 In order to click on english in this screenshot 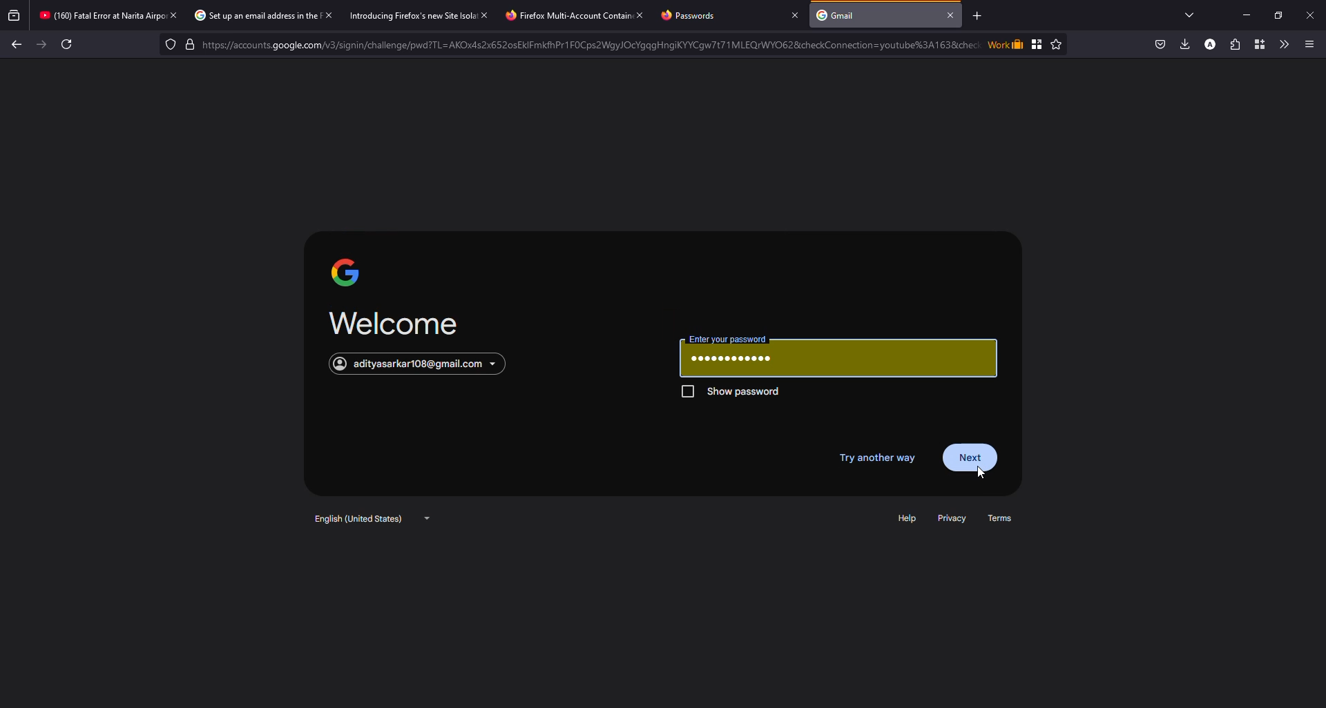, I will do `click(370, 525)`.